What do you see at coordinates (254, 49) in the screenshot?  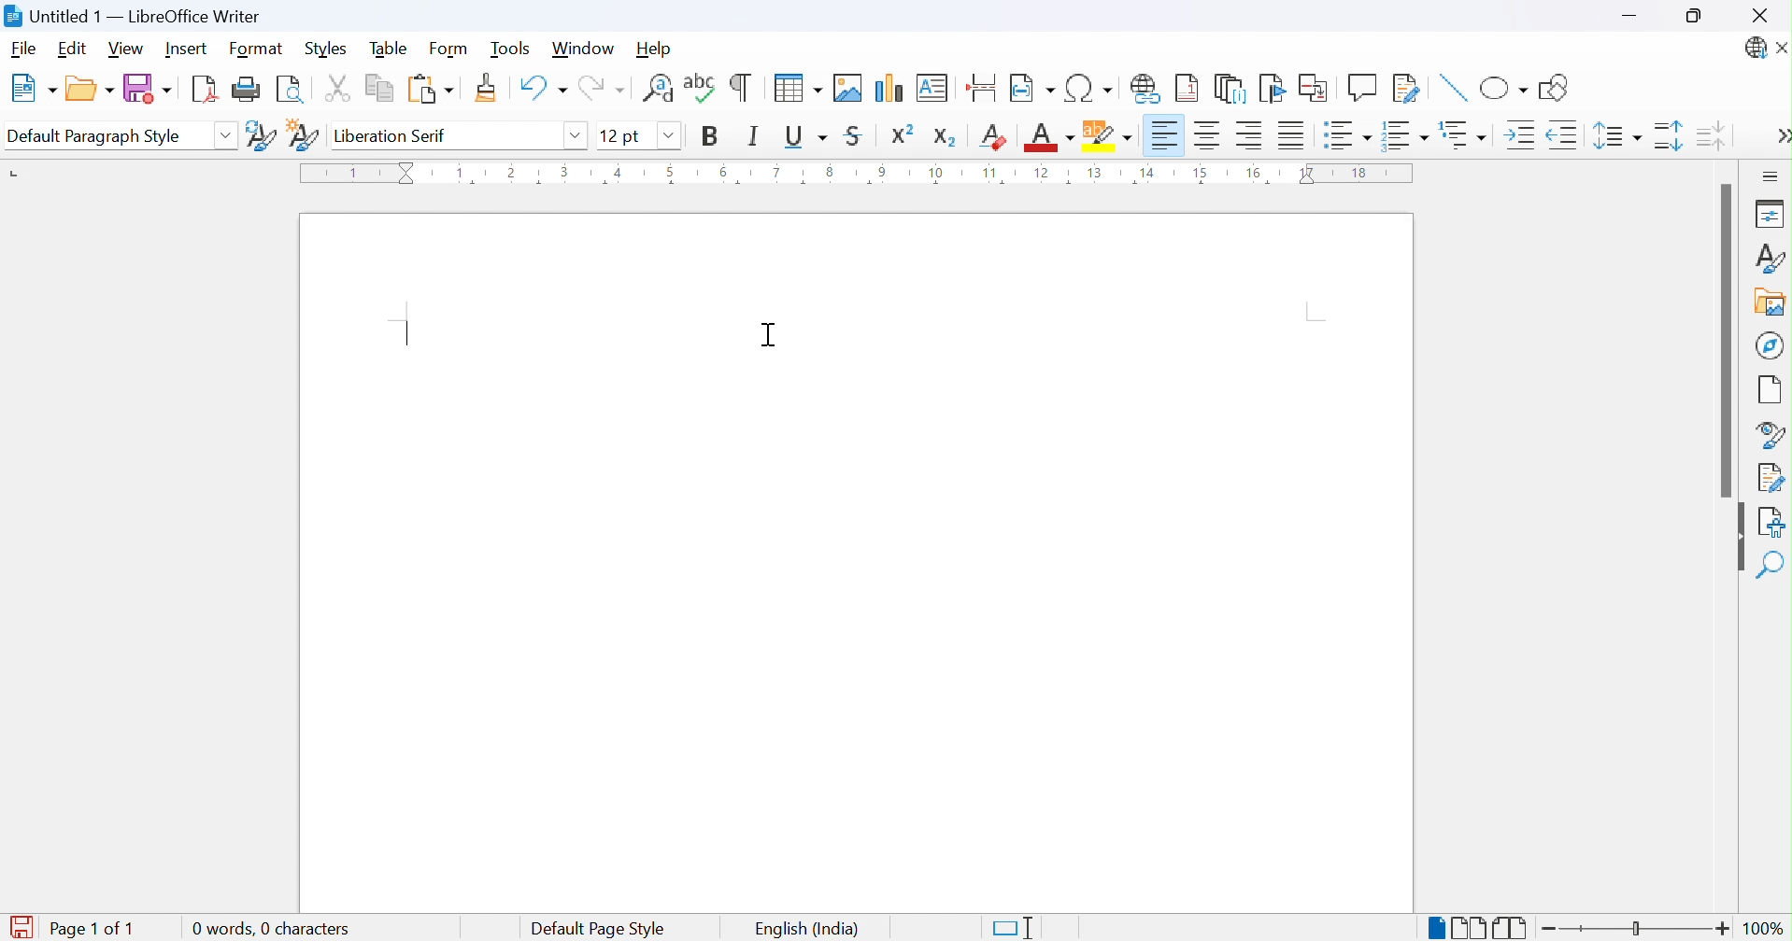 I see `Format` at bounding box center [254, 49].